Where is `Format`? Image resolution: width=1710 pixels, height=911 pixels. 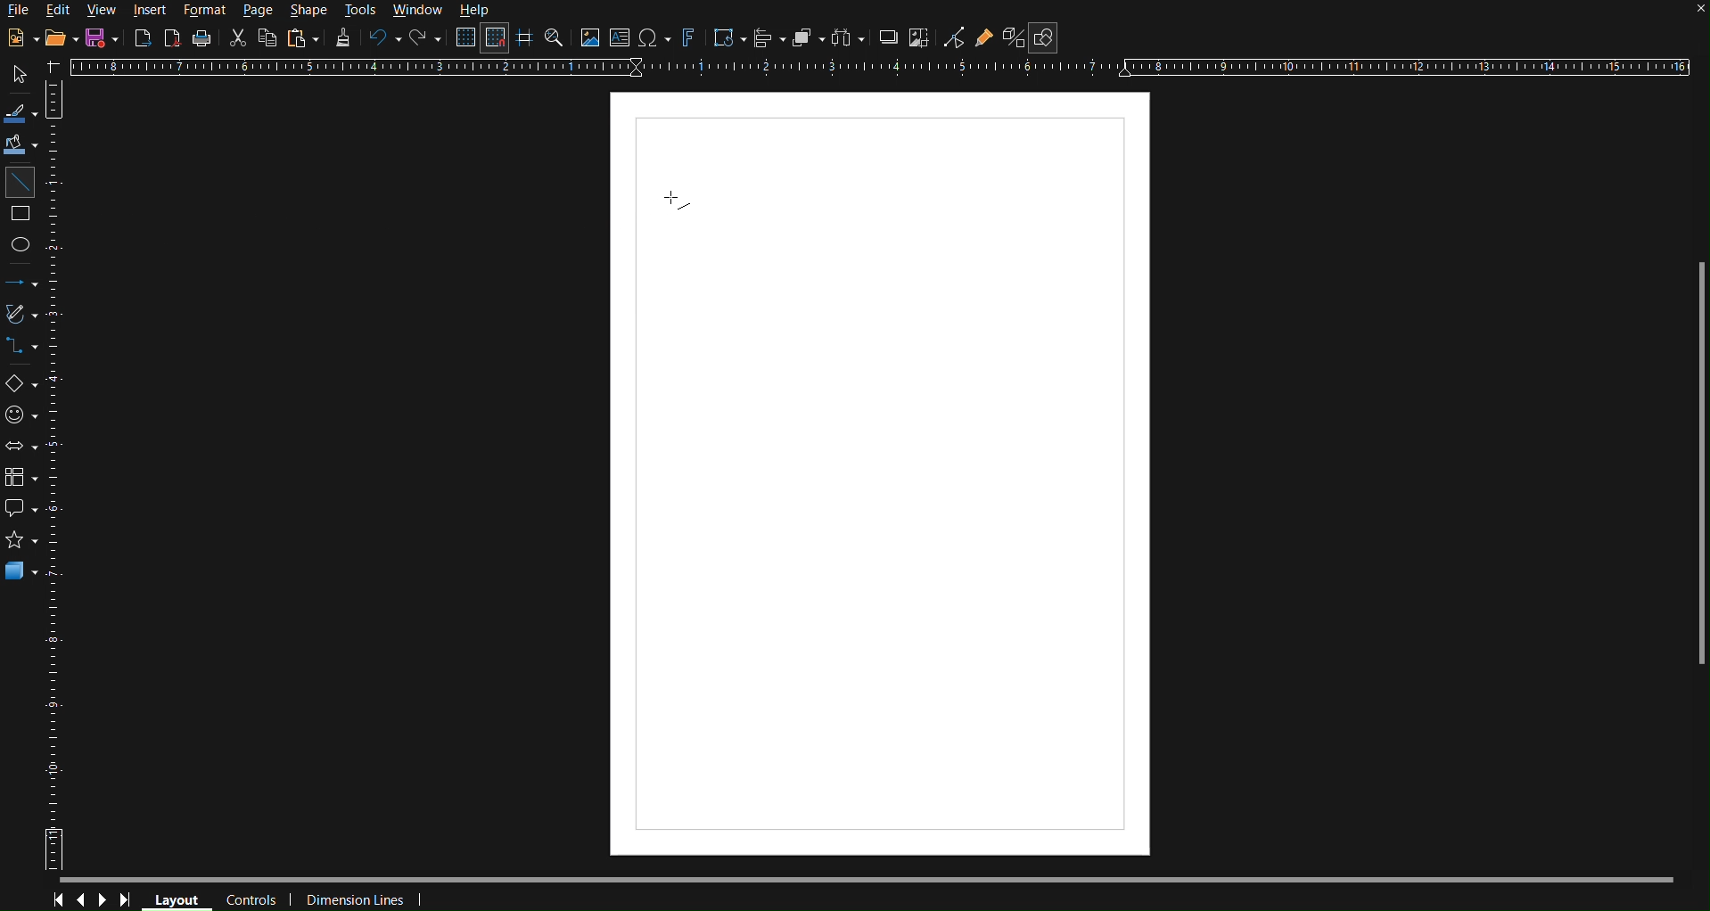 Format is located at coordinates (201, 11).